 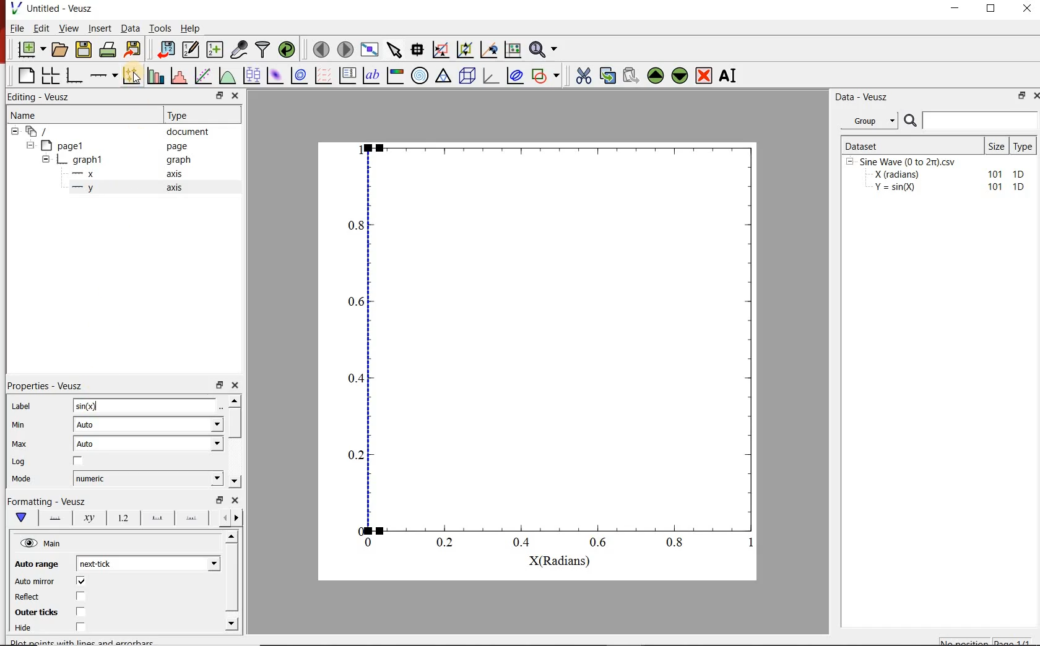 What do you see at coordinates (548, 75) in the screenshot?
I see `add a shape to the plot` at bounding box center [548, 75].